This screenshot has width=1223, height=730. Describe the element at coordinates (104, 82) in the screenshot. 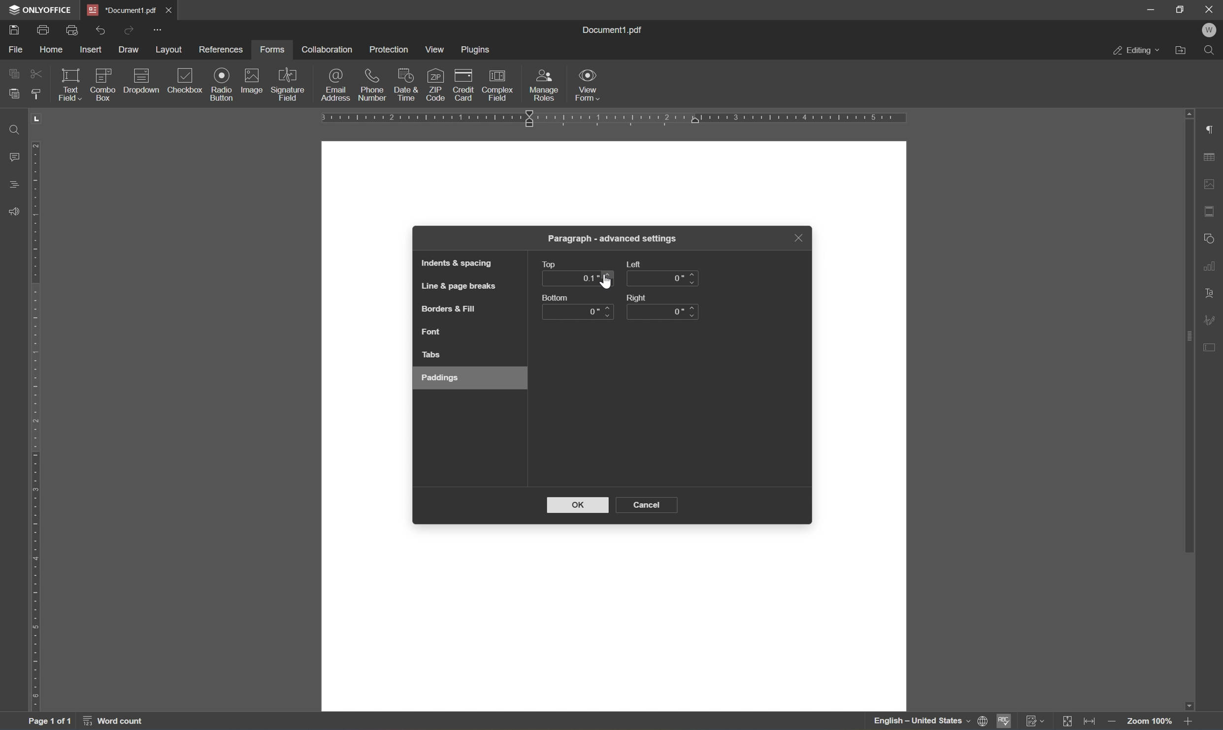

I see `combo box` at that location.